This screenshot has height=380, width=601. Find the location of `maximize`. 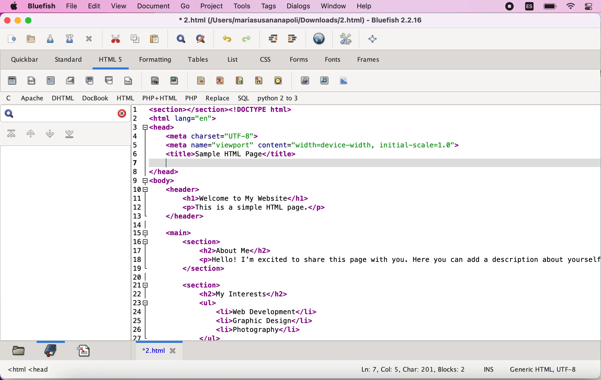

maximize is located at coordinates (31, 21).